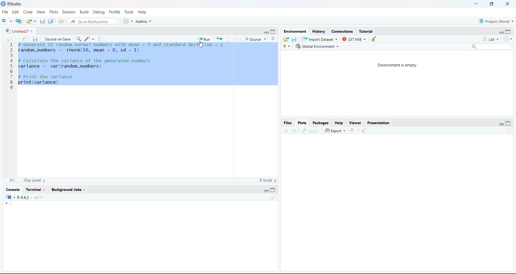  I want to click on Background Jobs, so click(66, 190).